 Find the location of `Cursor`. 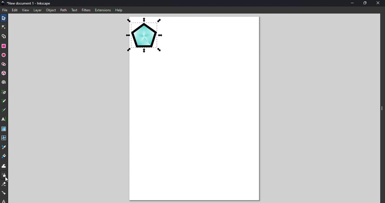

Cursor is located at coordinates (6, 180).